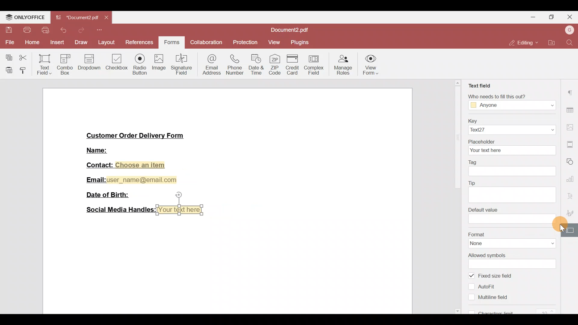 The image size is (578, 325). What do you see at coordinates (572, 162) in the screenshot?
I see `Shapes settings` at bounding box center [572, 162].